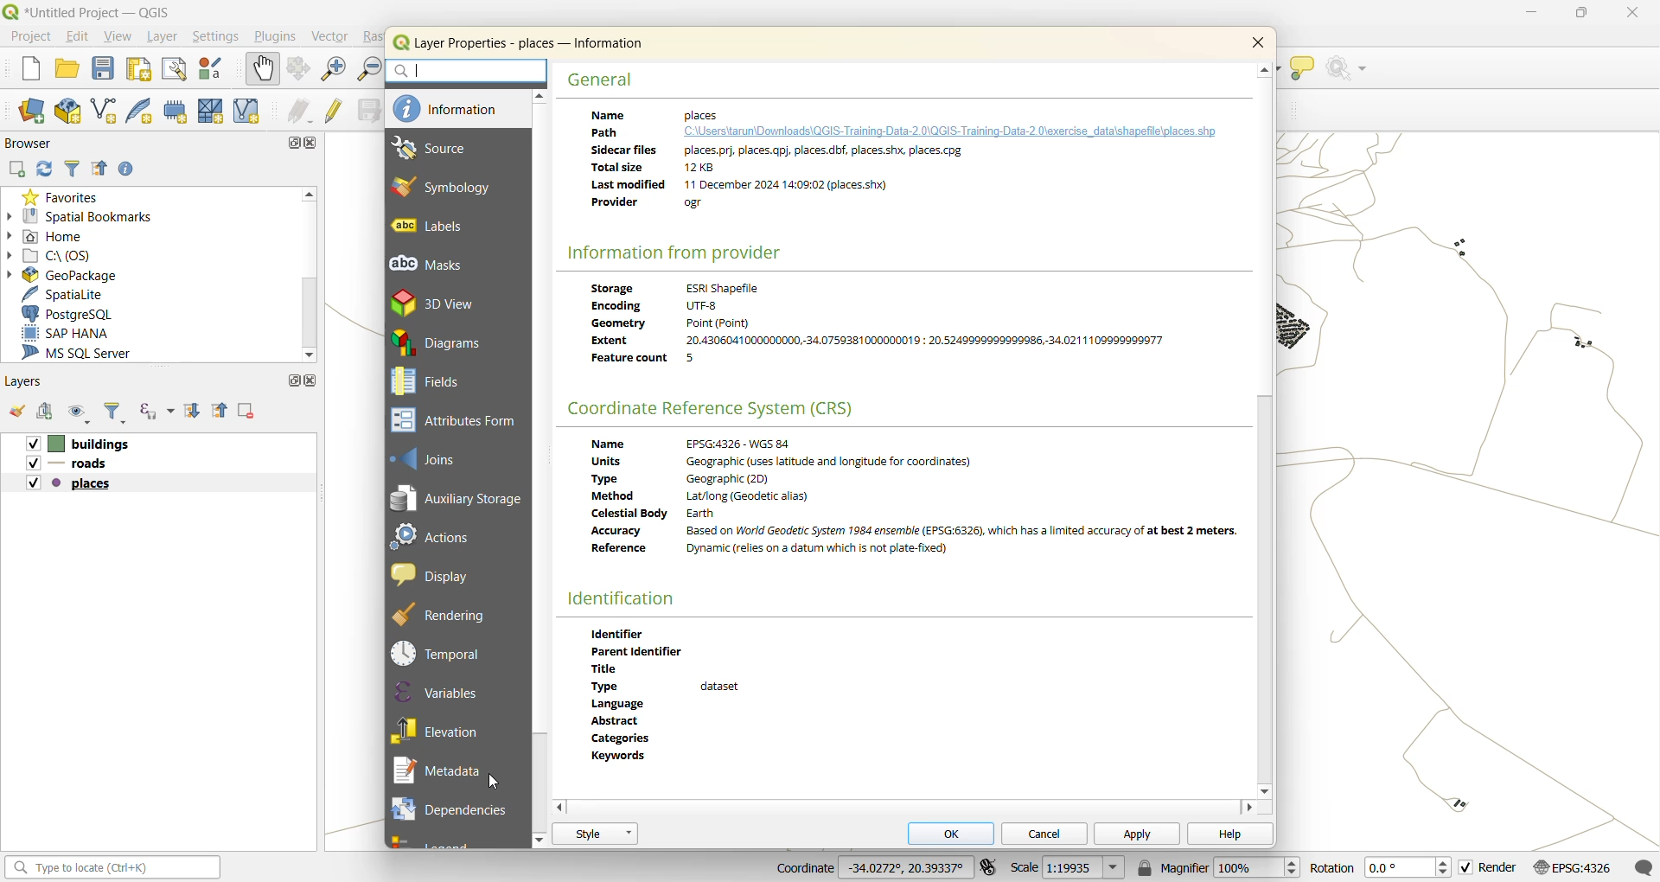 The image size is (1660, 882). Describe the element at coordinates (248, 112) in the screenshot. I see `new virtual` at that location.